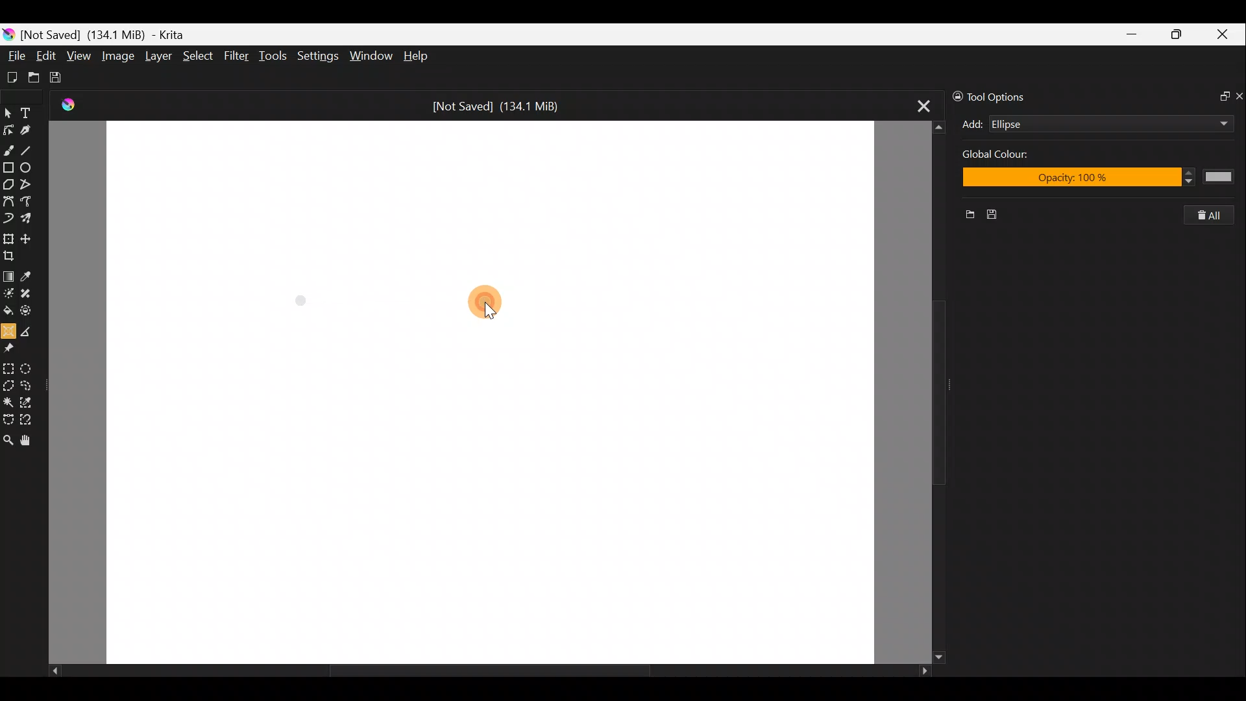  Describe the element at coordinates (27, 202) in the screenshot. I see `Freehand path tool` at that location.